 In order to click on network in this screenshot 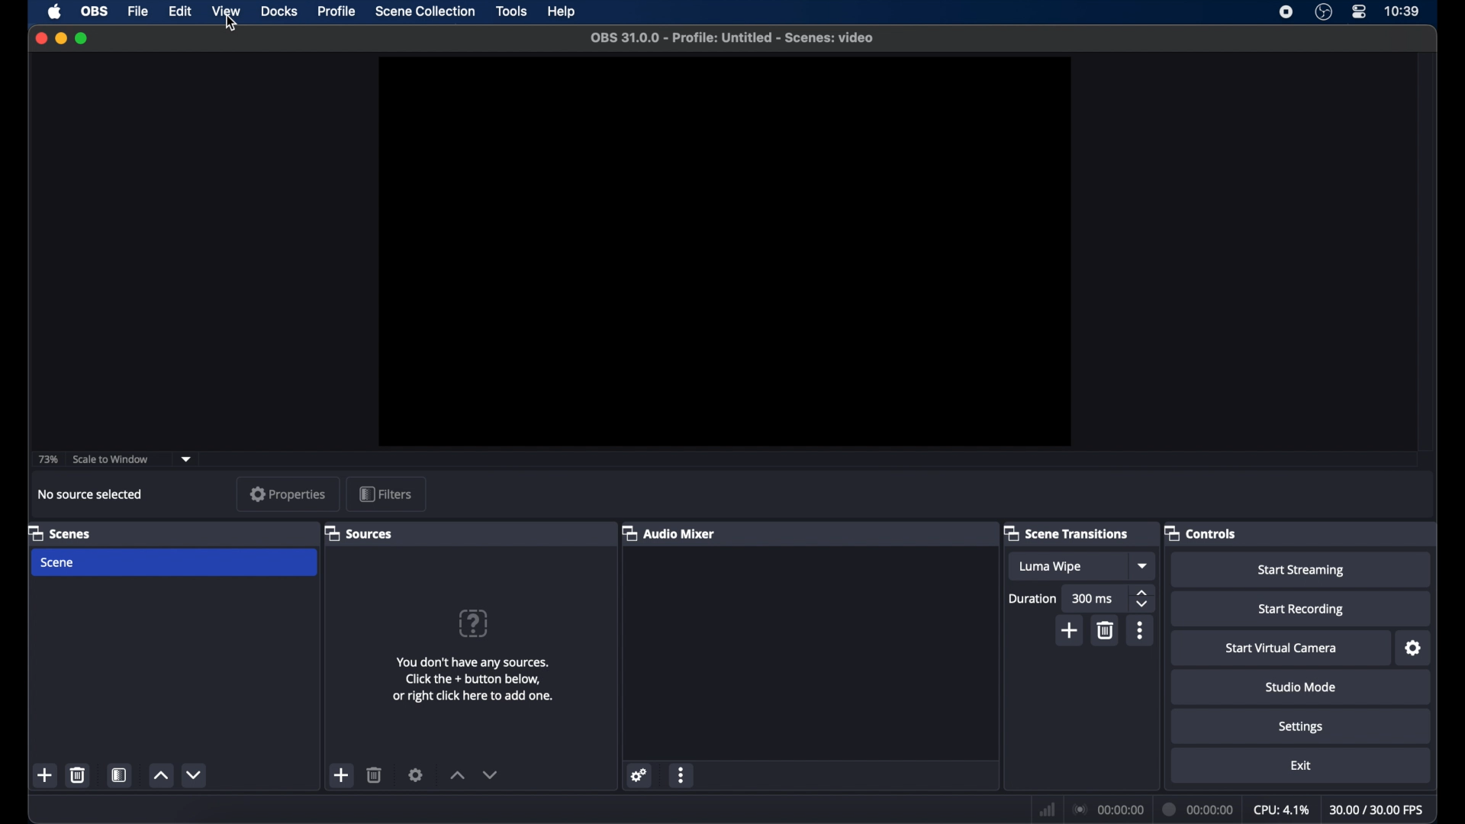, I will do `click(1047, 809)`.